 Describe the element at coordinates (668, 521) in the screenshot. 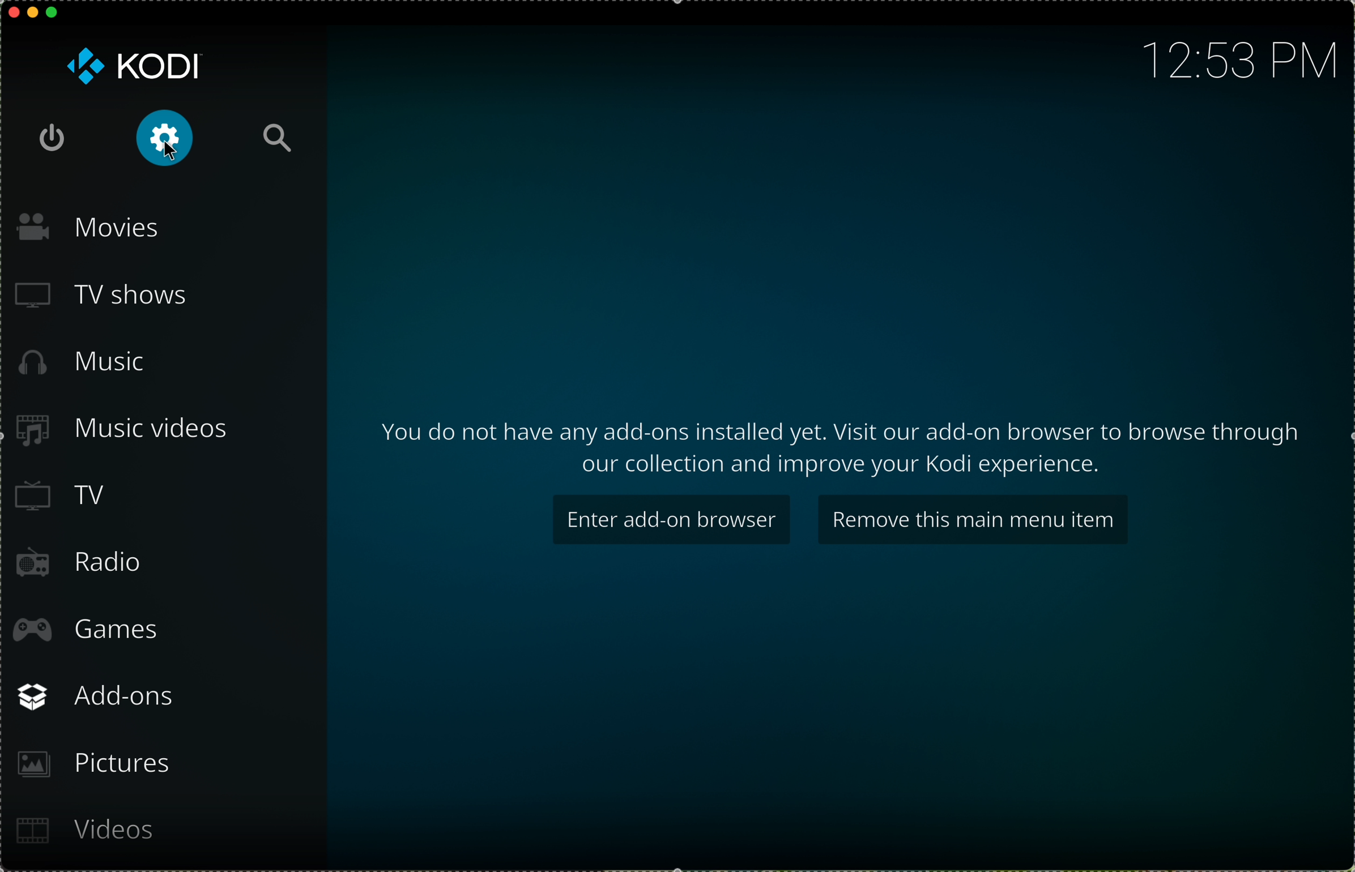

I see `enter add-on browser button` at that location.